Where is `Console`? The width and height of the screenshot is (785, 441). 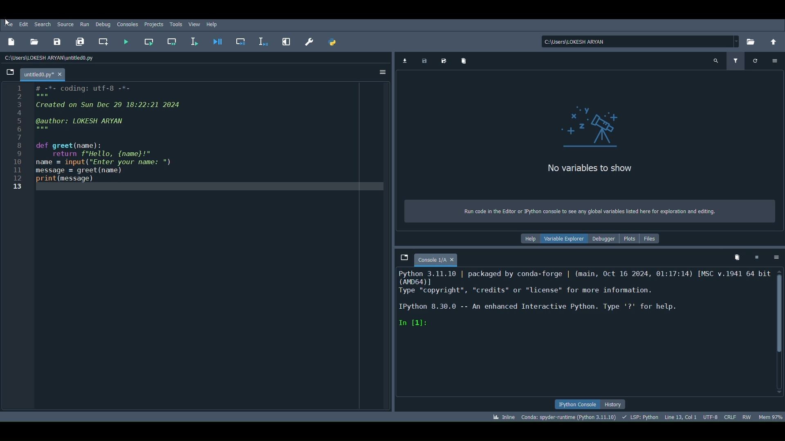
Console is located at coordinates (439, 260).